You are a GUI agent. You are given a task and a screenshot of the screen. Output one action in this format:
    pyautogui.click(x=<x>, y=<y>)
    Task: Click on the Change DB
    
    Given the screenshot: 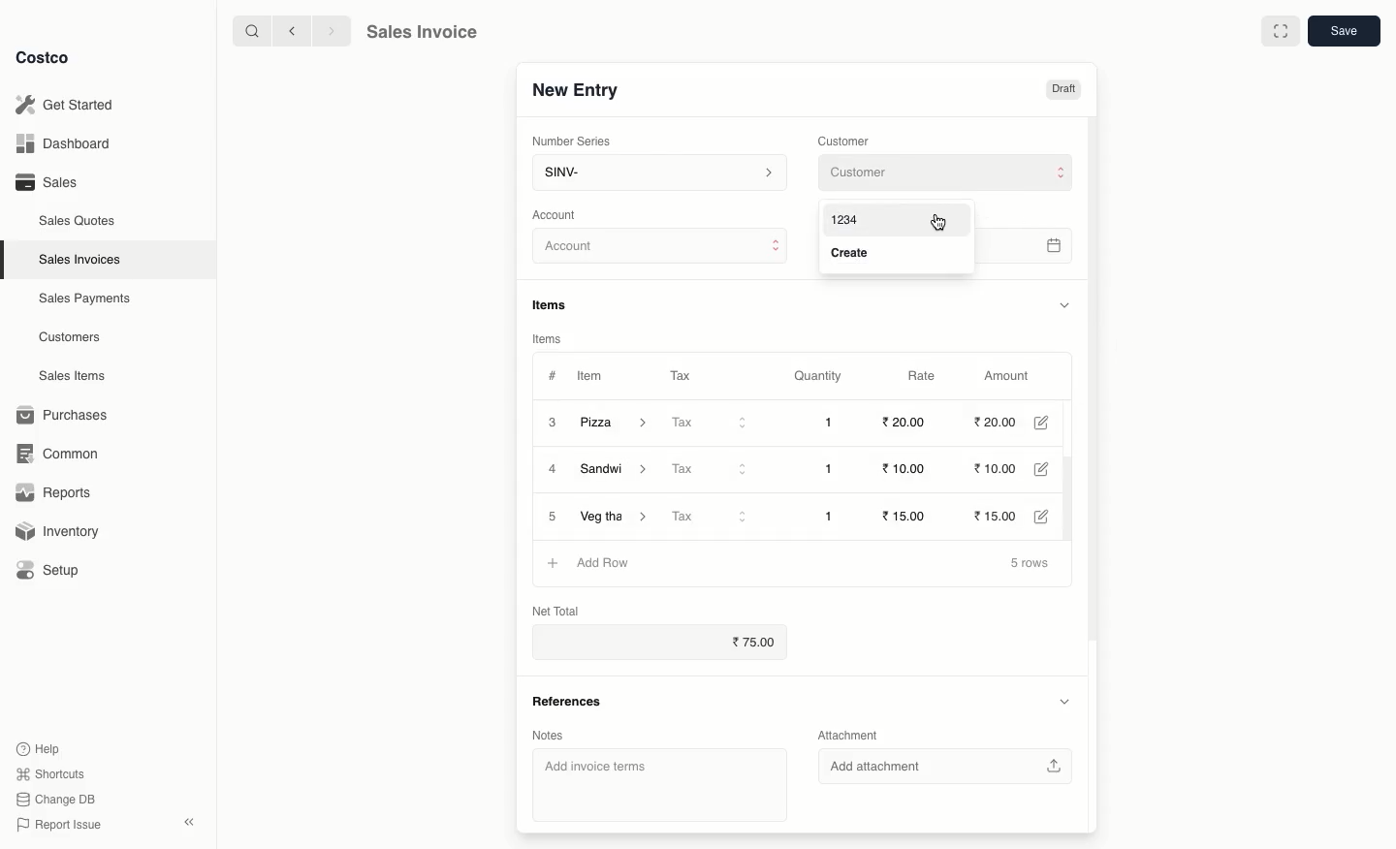 What is the action you would take?
    pyautogui.click(x=52, y=798)
    